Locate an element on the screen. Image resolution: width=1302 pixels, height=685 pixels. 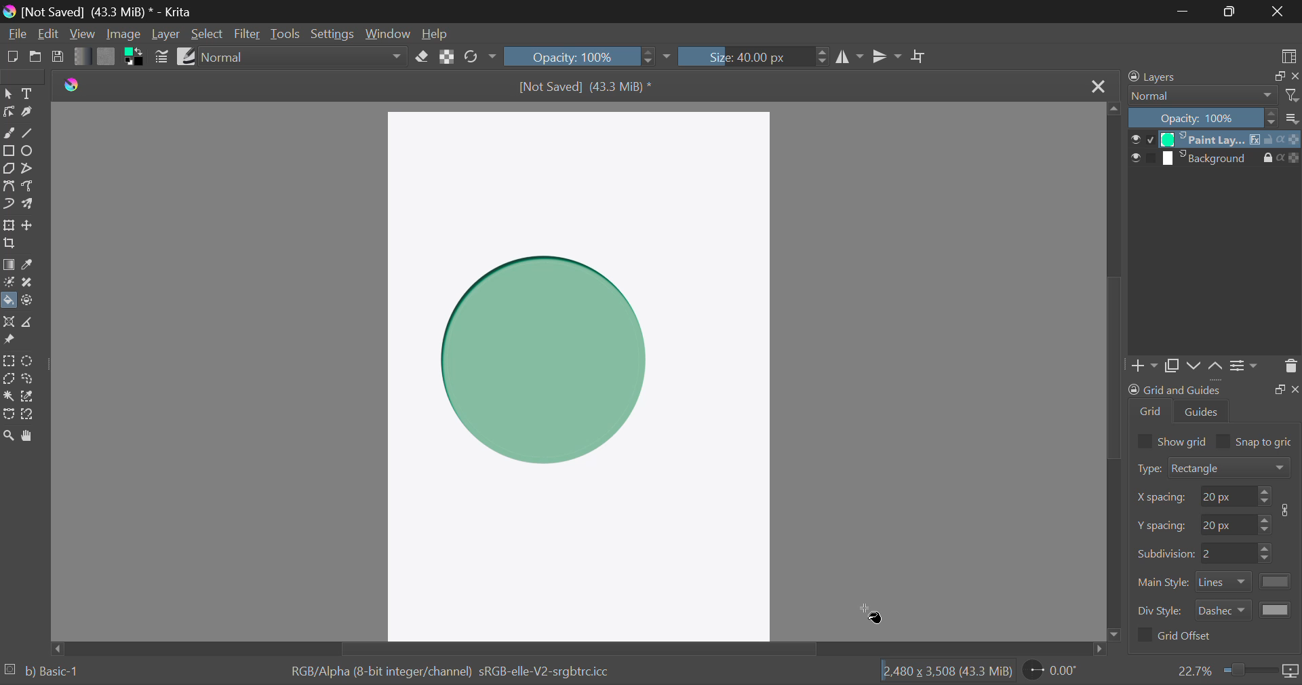
Move Layer is located at coordinates (29, 226).